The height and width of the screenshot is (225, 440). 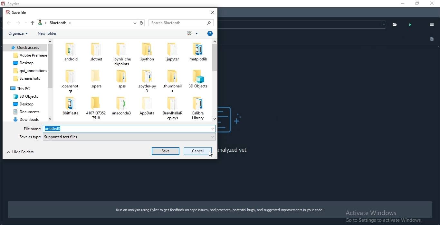 I want to click on scroll bar, so click(x=214, y=82).